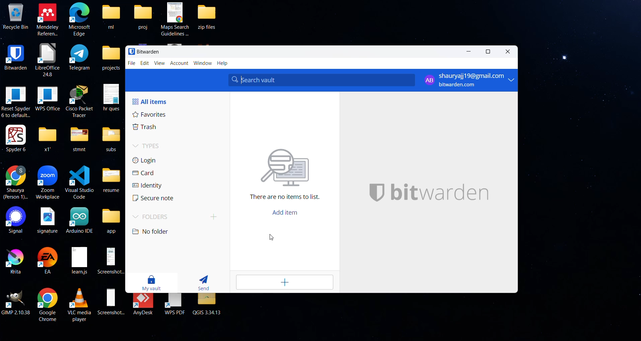 Image resolution: width=641 pixels, height=341 pixels. Describe the element at coordinates (47, 138) in the screenshot. I see `x1"` at that location.